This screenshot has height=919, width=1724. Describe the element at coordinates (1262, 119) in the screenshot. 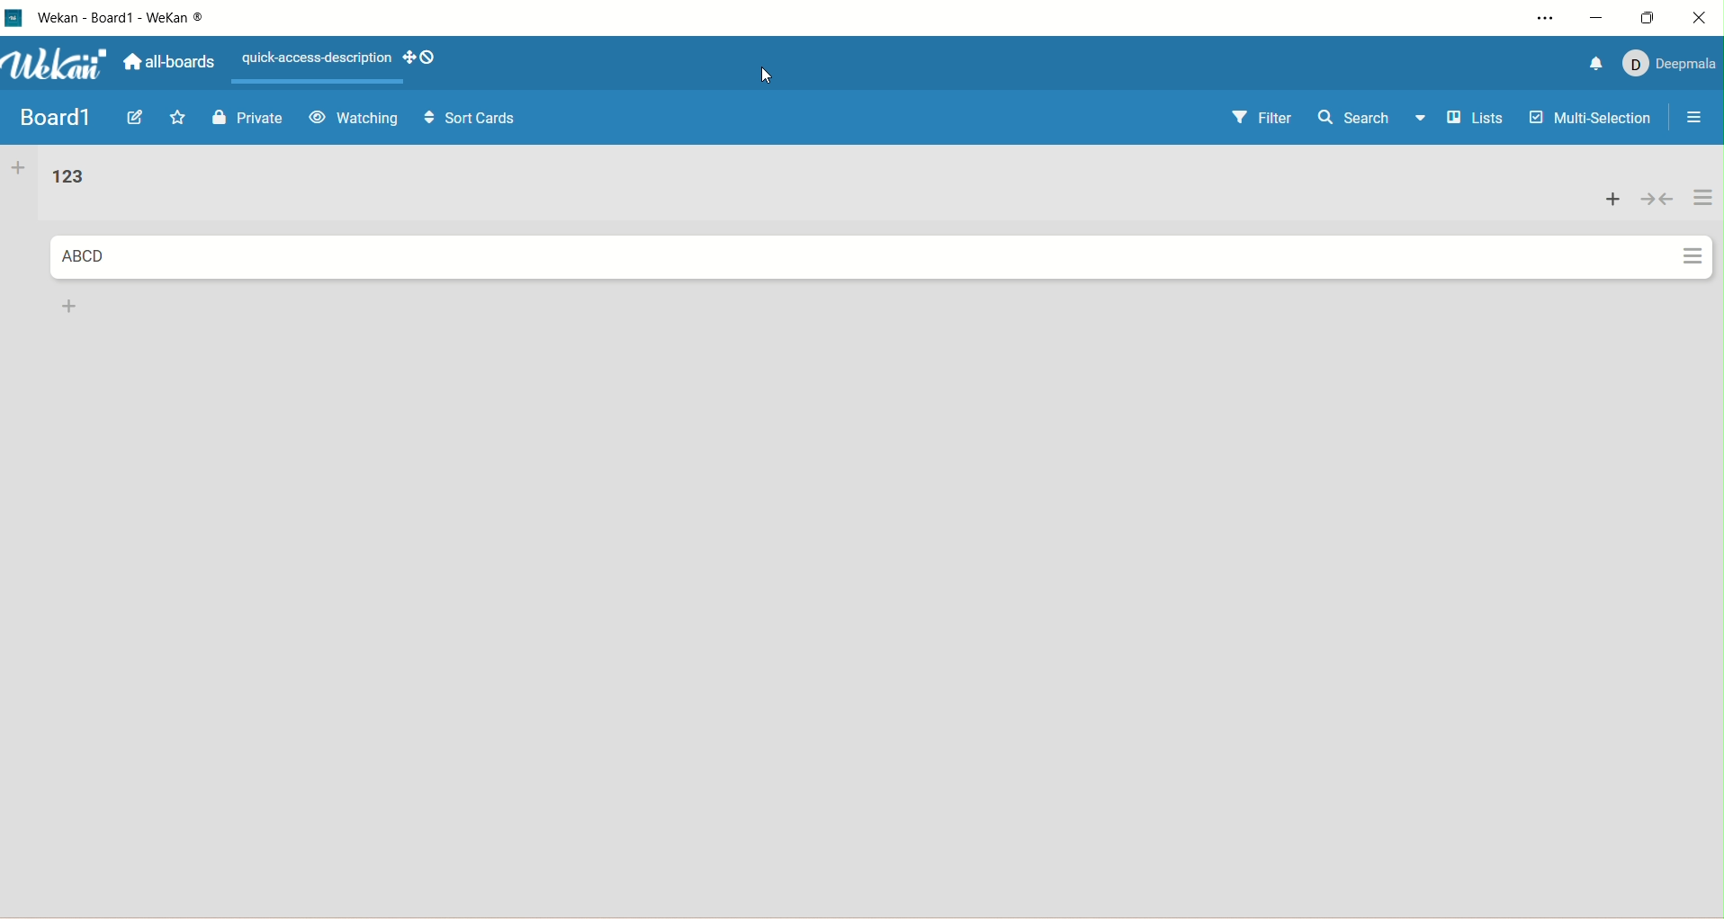

I see `filter` at that location.